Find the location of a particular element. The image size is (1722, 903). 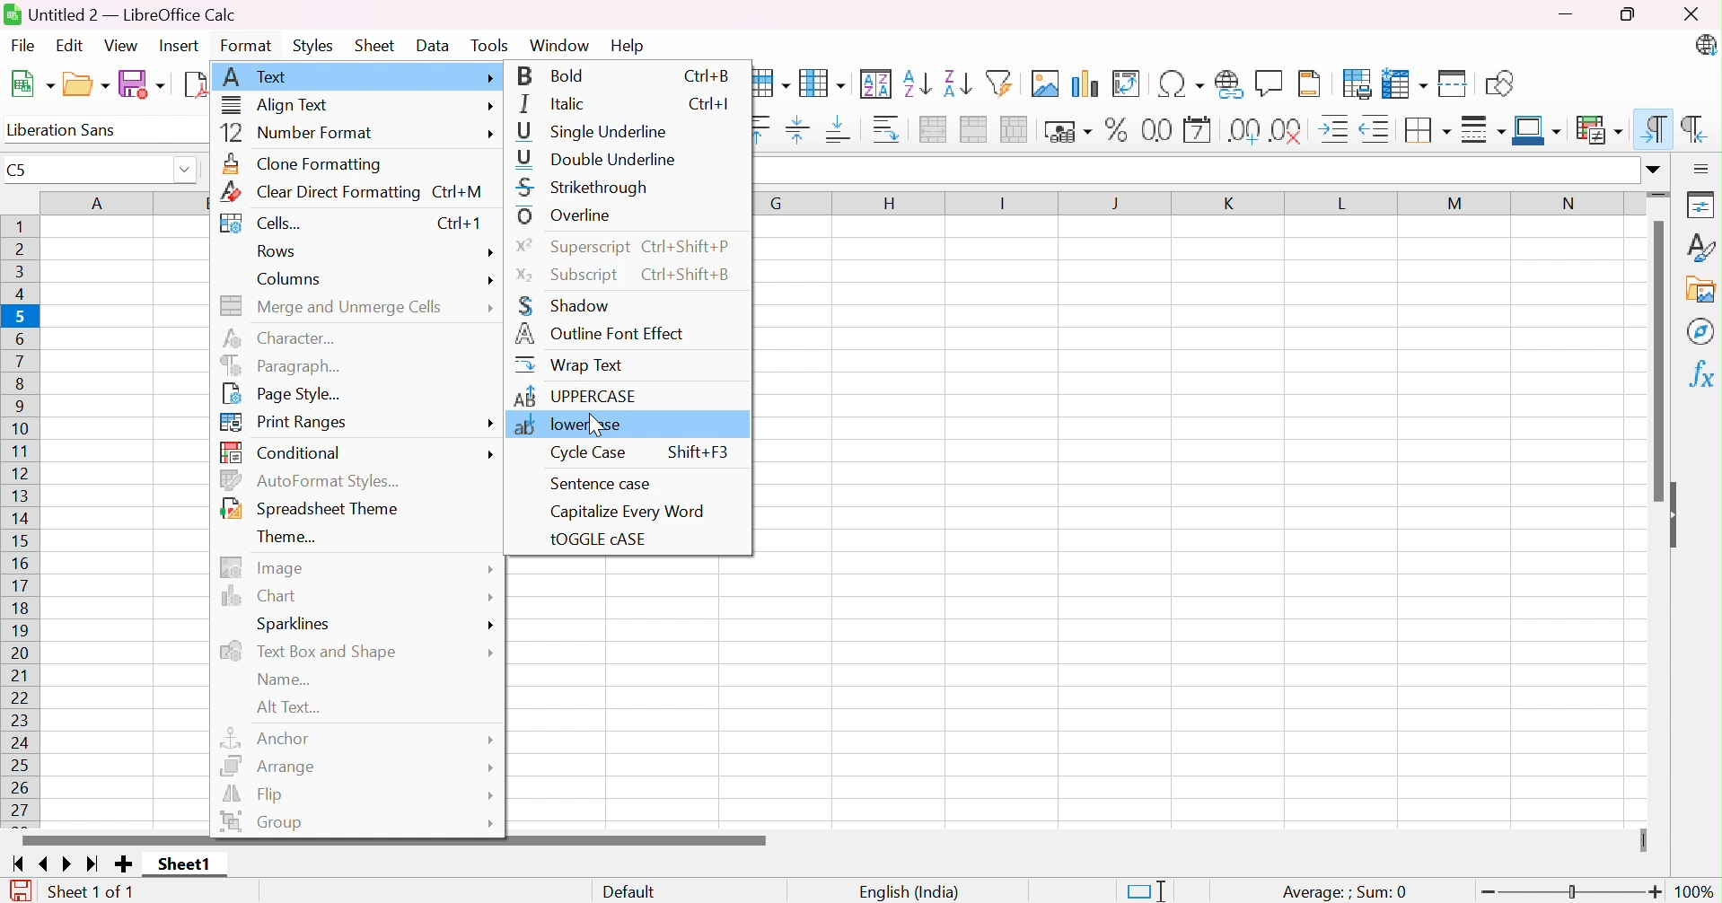

Standard Selection. Click to change the selection mode. is located at coordinates (1152, 890).